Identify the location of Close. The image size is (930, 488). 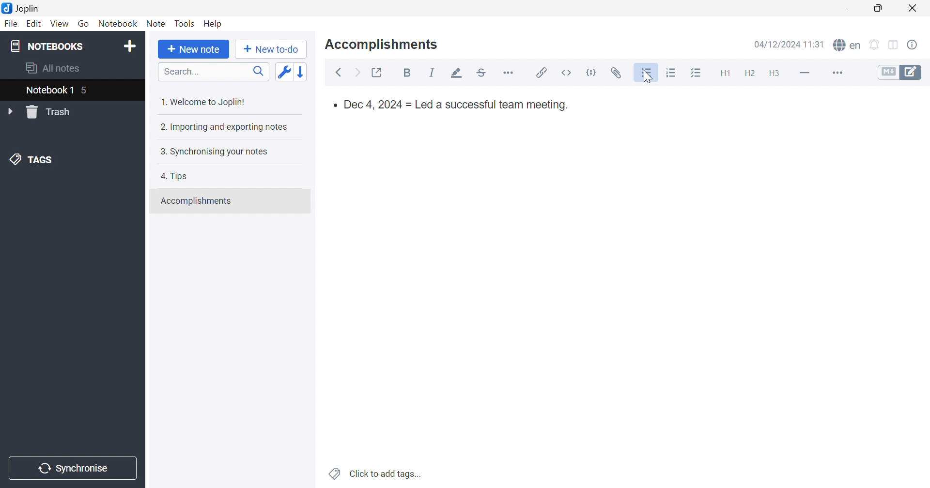
(912, 8).